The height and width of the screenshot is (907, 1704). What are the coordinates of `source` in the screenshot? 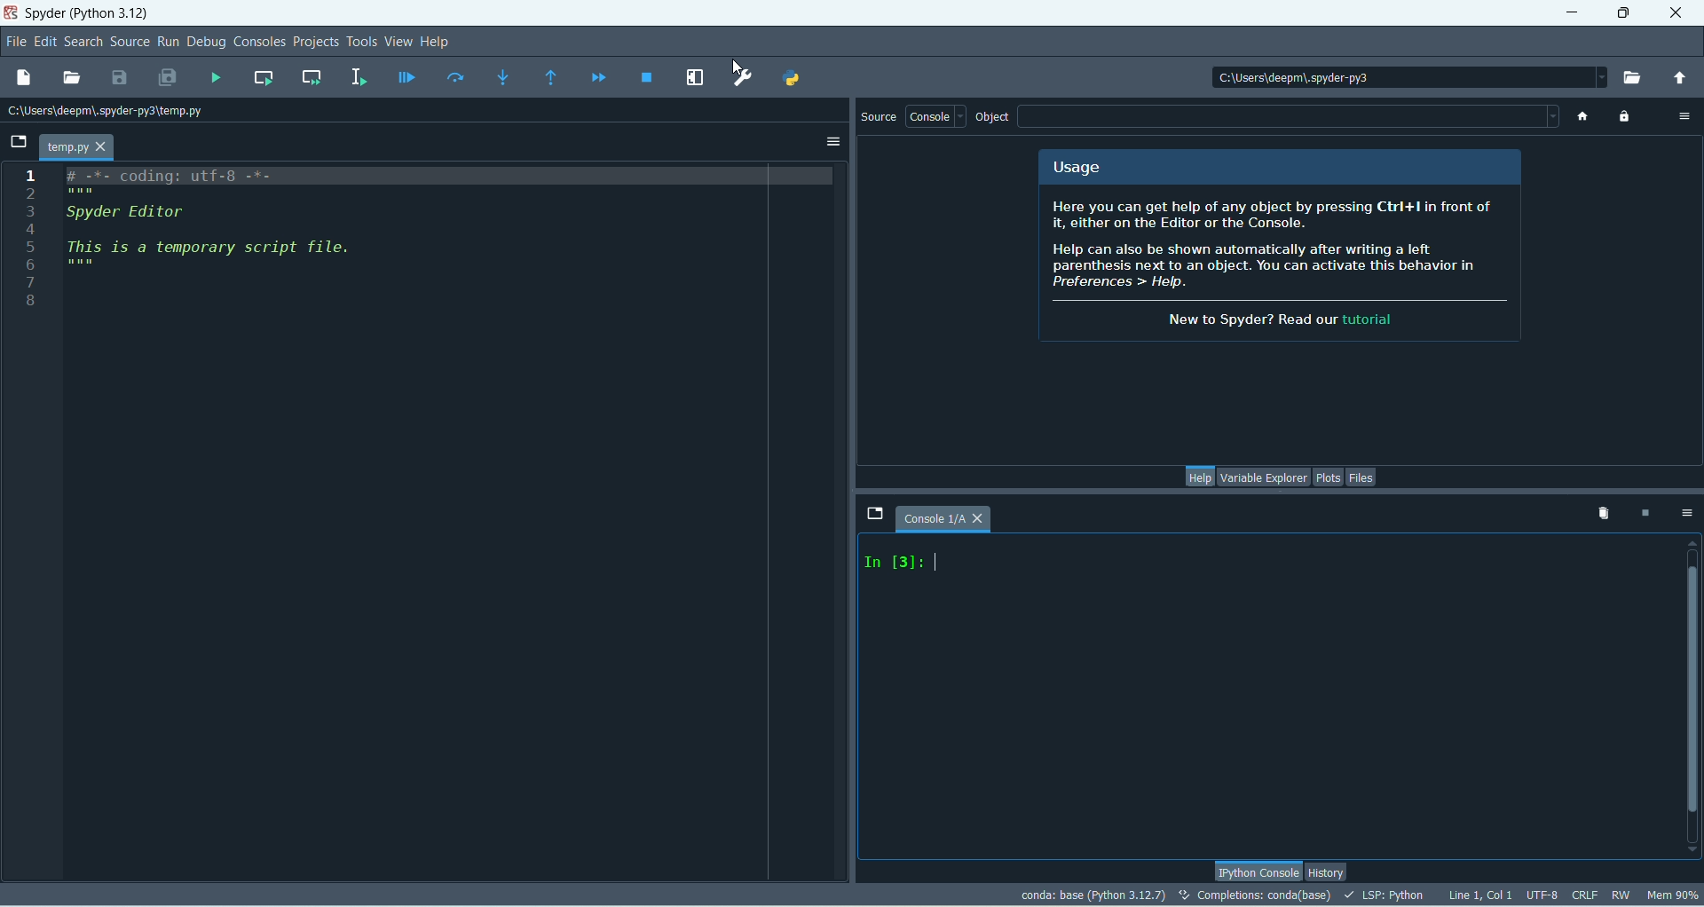 It's located at (130, 42).